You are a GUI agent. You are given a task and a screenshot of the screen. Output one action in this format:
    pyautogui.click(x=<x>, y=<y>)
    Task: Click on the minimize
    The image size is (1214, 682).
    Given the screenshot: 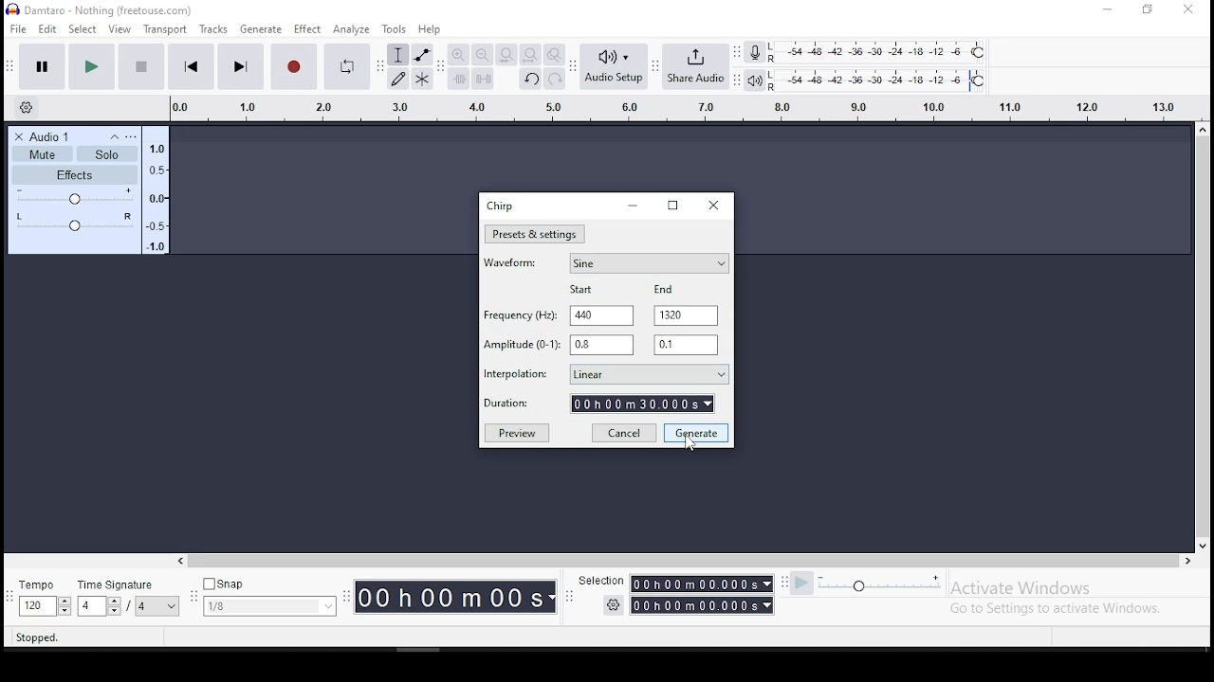 What is the action you would take?
    pyautogui.click(x=633, y=206)
    